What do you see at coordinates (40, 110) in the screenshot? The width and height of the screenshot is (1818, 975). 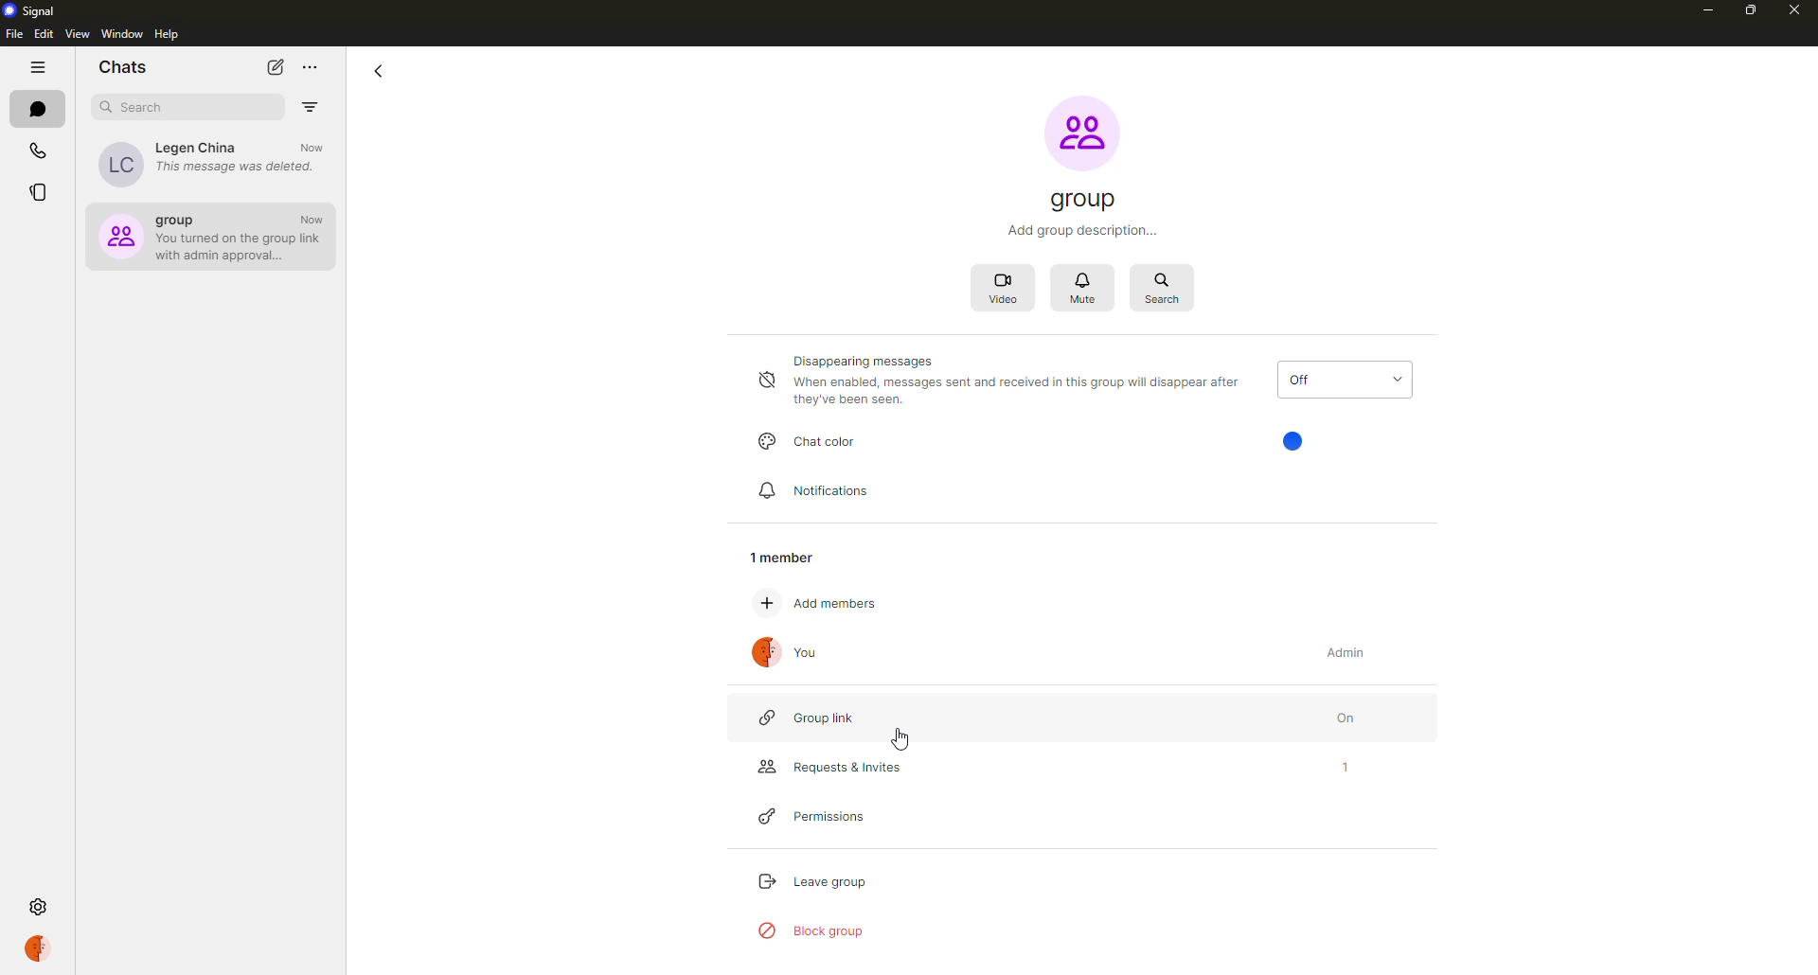 I see `chats` at bounding box center [40, 110].